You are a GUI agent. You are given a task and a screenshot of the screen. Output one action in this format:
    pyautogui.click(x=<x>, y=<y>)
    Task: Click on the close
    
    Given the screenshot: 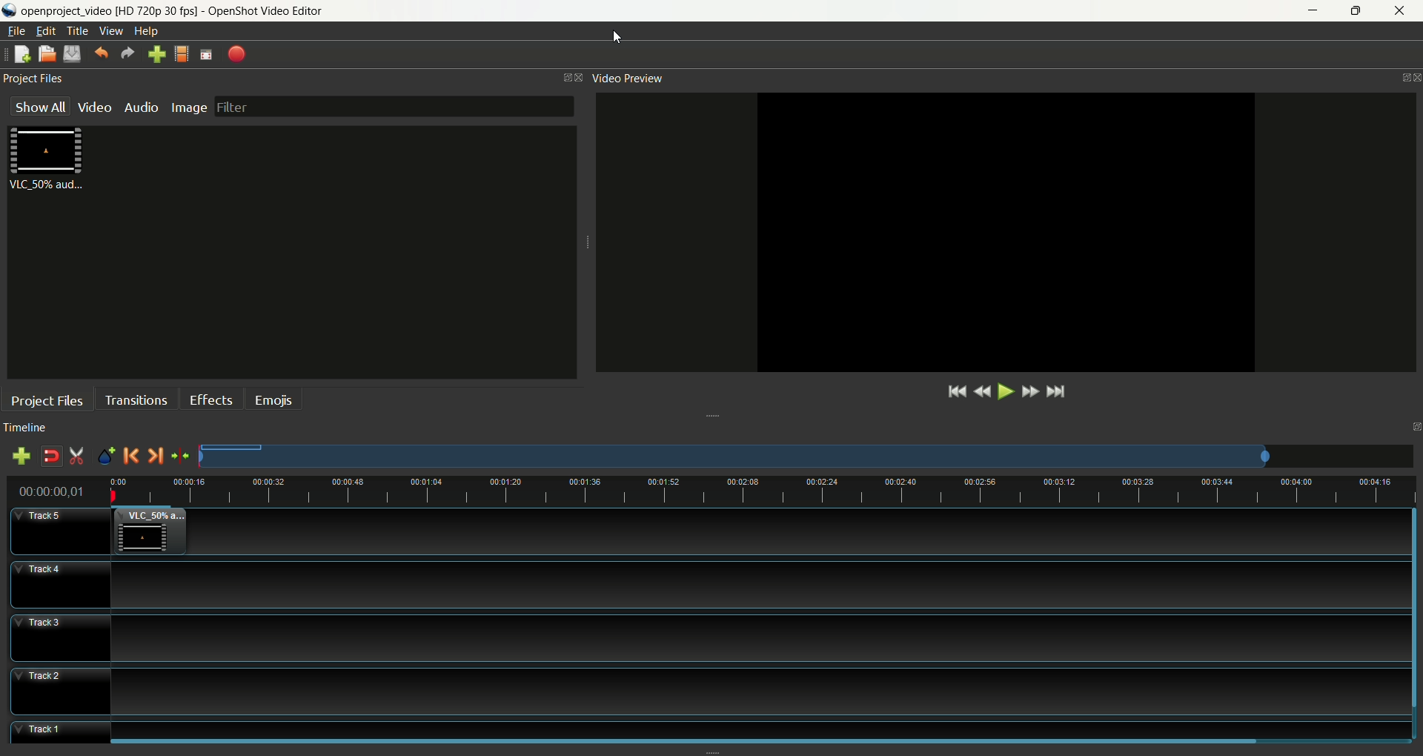 What is the action you would take?
    pyautogui.click(x=577, y=79)
    